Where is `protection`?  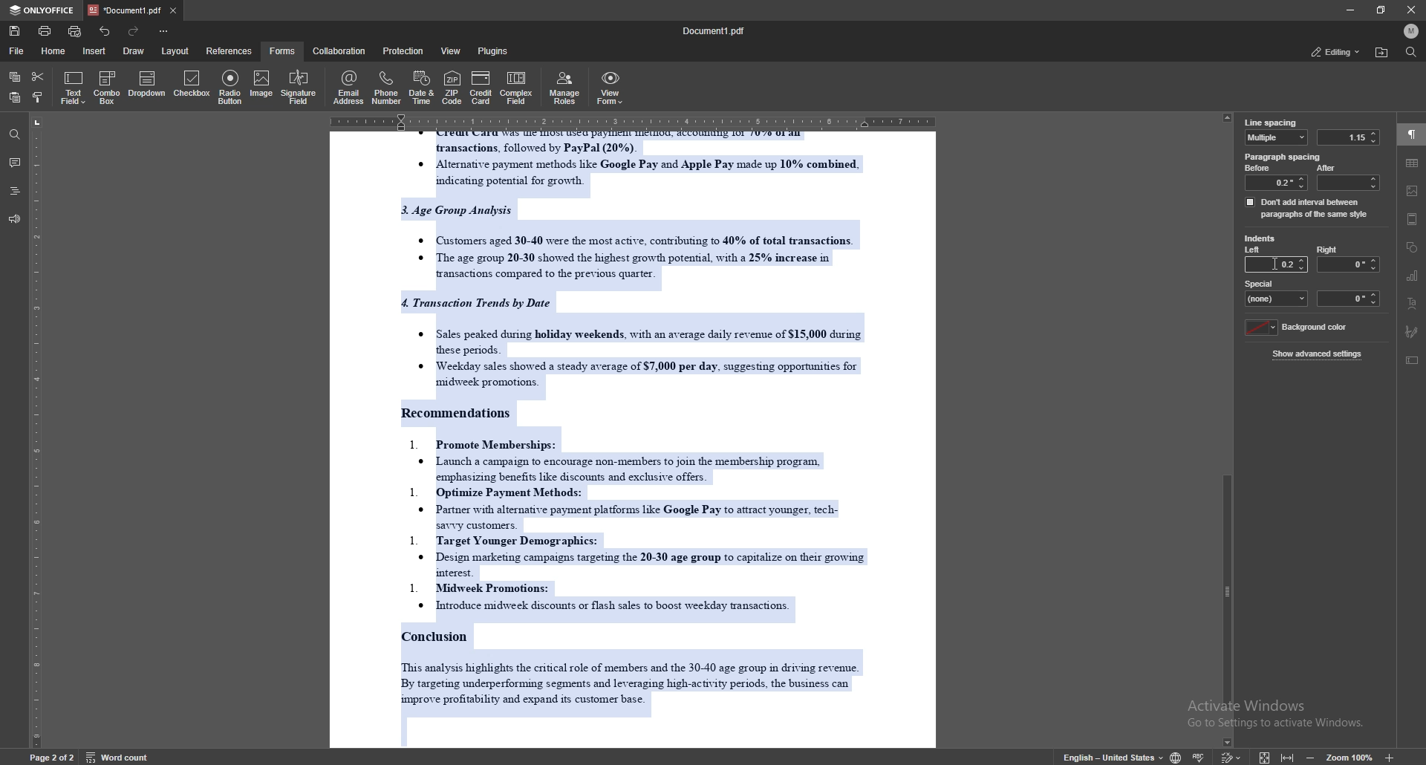
protection is located at coordinates (405, 51).